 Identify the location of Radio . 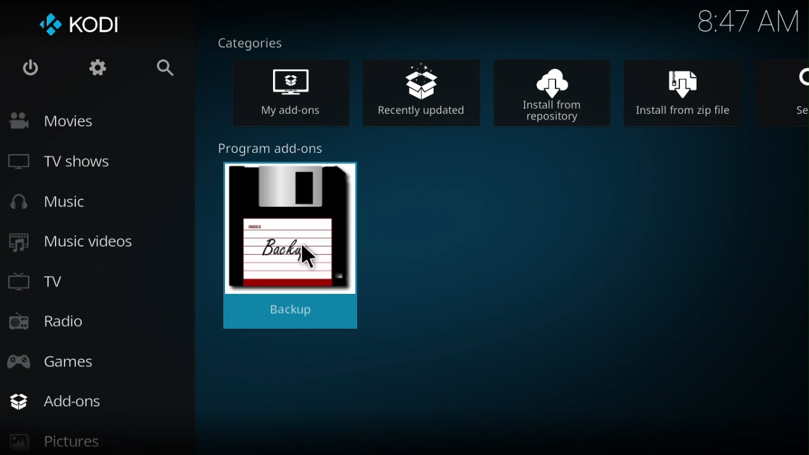
(51, 324).